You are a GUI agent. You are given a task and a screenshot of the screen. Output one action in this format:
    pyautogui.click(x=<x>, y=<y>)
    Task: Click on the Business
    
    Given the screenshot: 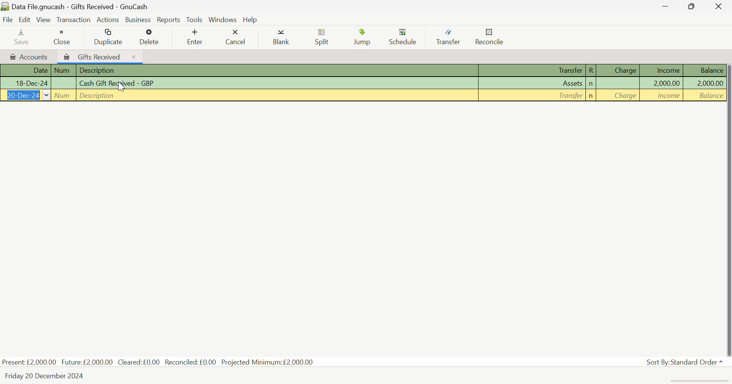 What is the action you would take?
    pyautogui.click(x=137, y=19)
    